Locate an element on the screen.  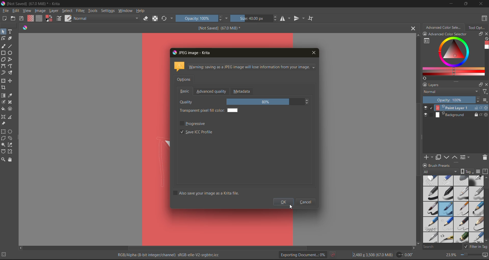
Image is located at coordinates (232, 40).